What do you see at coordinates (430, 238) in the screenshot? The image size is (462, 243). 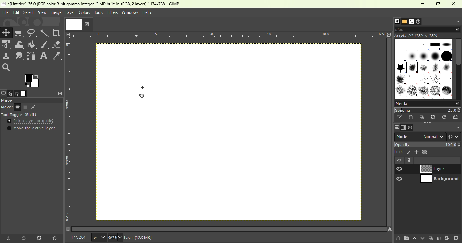 I see `Create a duplicate of the layer and add it to the image` at bounding box center [430, 238].